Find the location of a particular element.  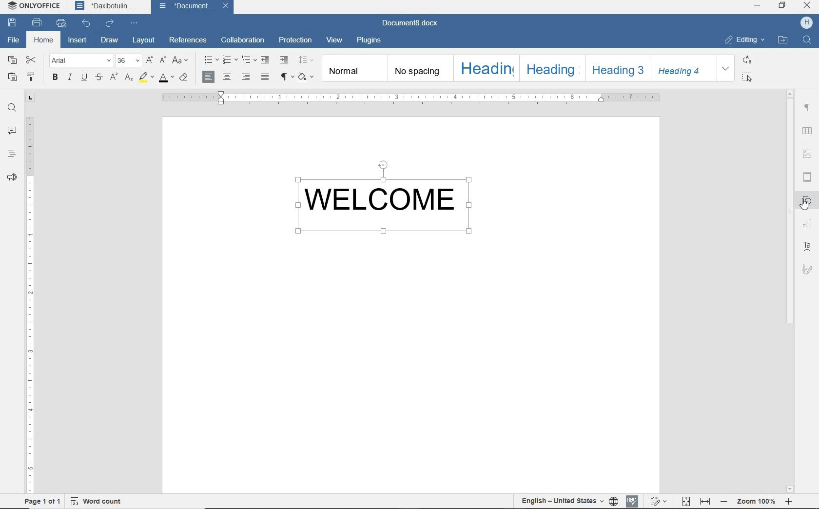

PAGE 1 OF 1 is located at coordinates (42, 501).